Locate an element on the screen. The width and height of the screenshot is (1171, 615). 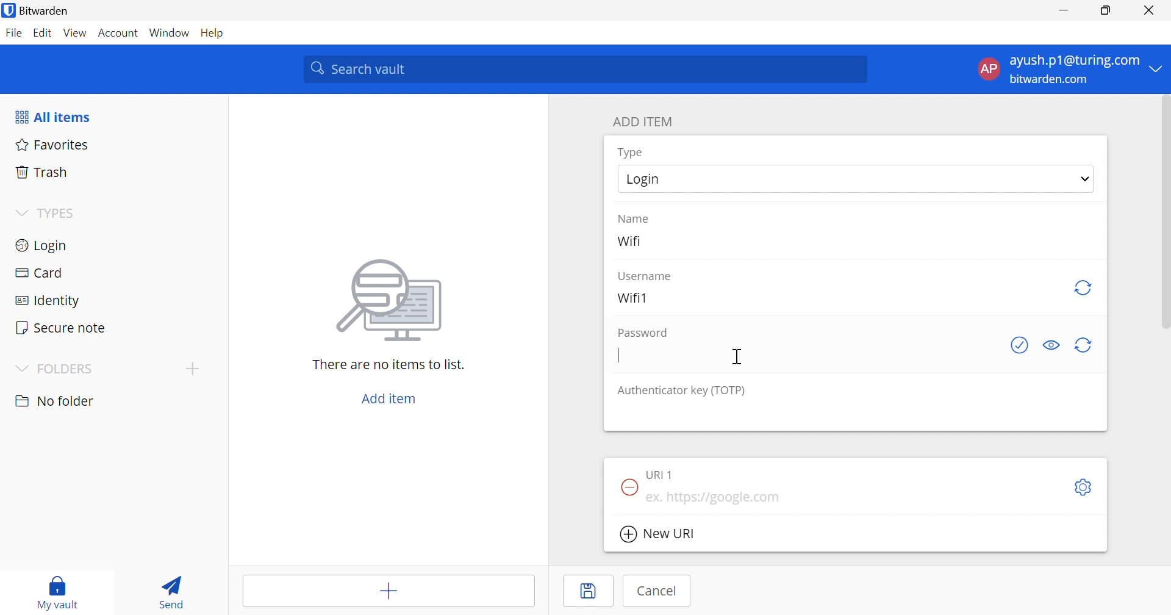
Drop Down is located at coordinates (20, 370).